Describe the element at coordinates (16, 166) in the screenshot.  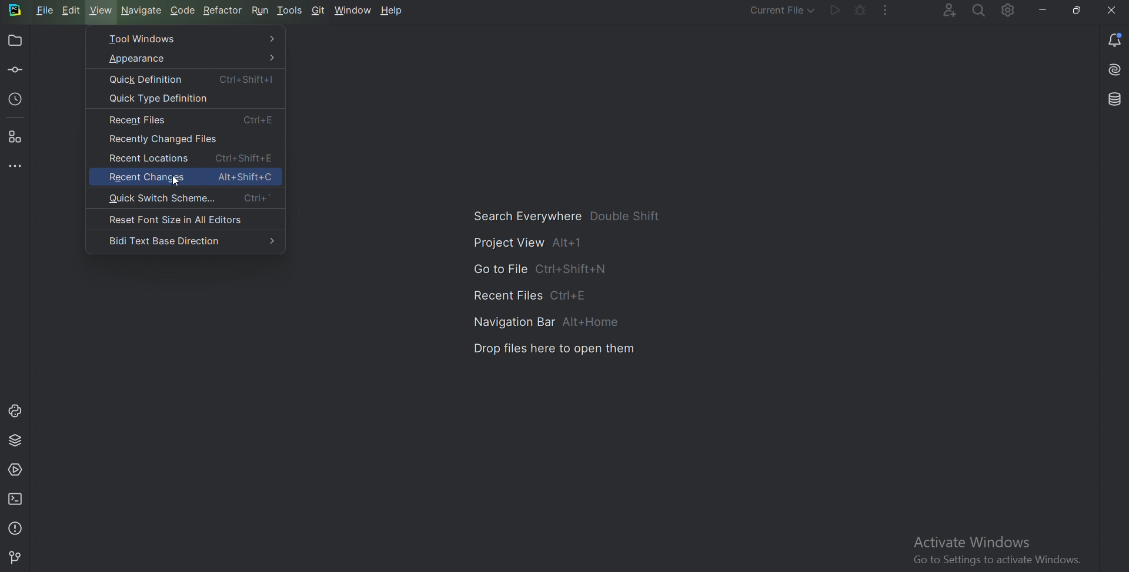
I see `More tool windows` at that location.